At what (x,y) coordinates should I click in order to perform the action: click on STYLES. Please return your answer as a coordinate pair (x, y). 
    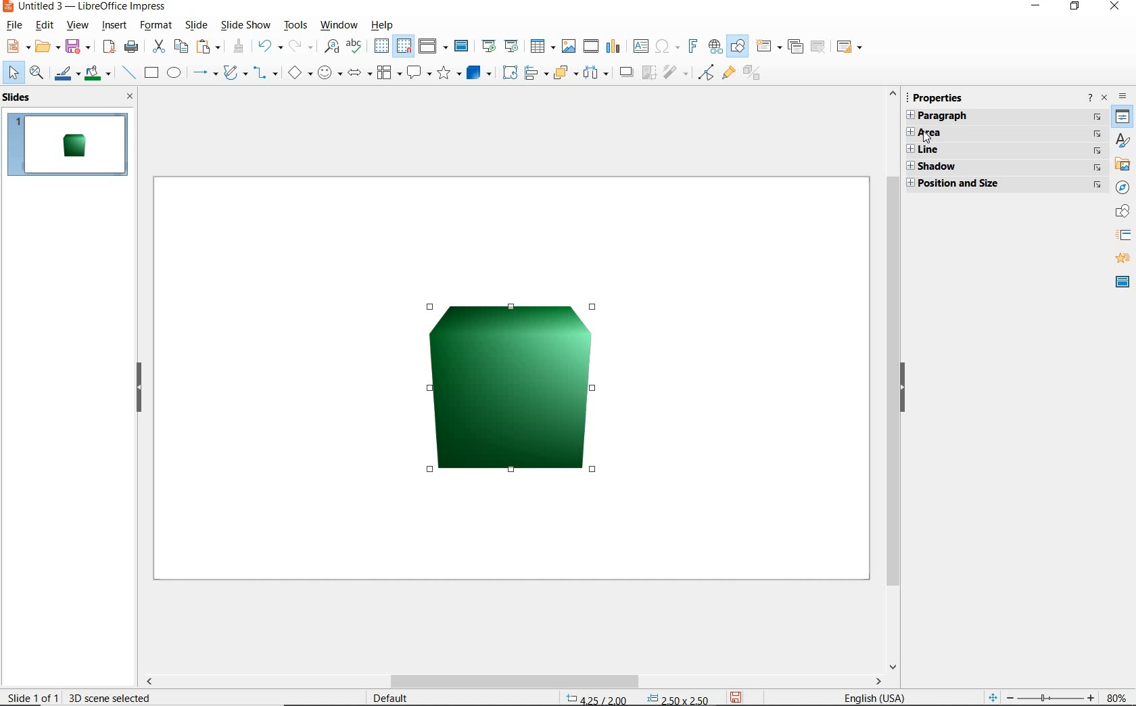
    Looking at the image, I should click on (1122, 142).